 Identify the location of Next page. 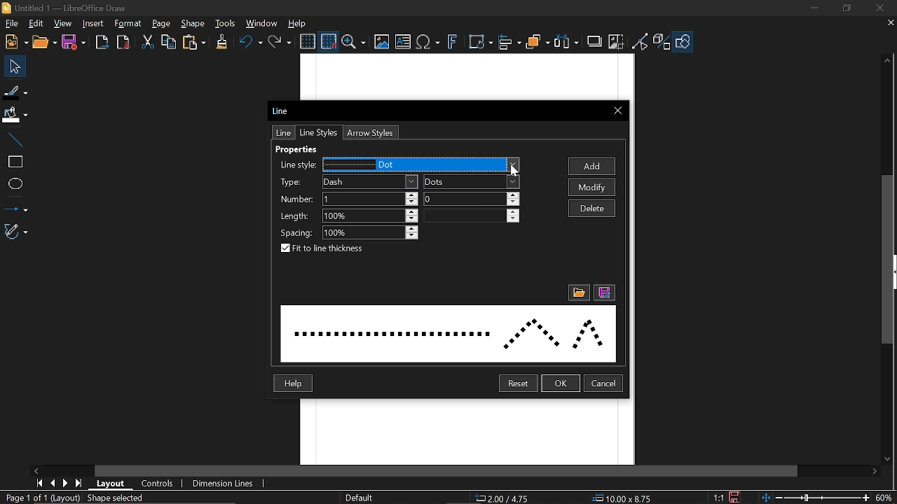
(68, 482).